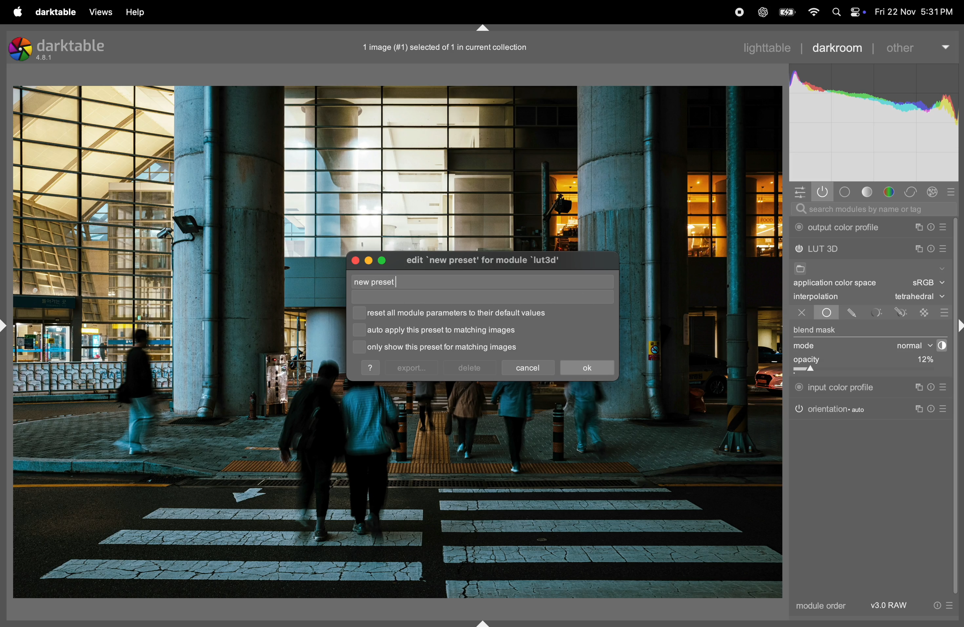 This screenshot has height=627, width=964. Describe the element at coordinates (770, 47) in the screenshot. I see `lightable` at that location.